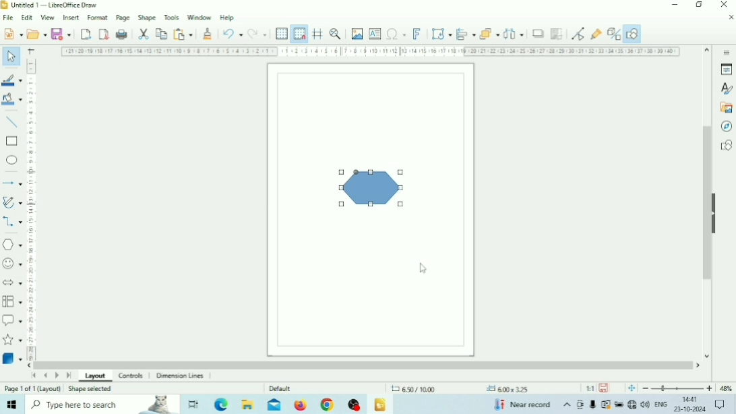  Describe the element at coordinates (726, 89) in the screenshot. I see `Styles` at that location.